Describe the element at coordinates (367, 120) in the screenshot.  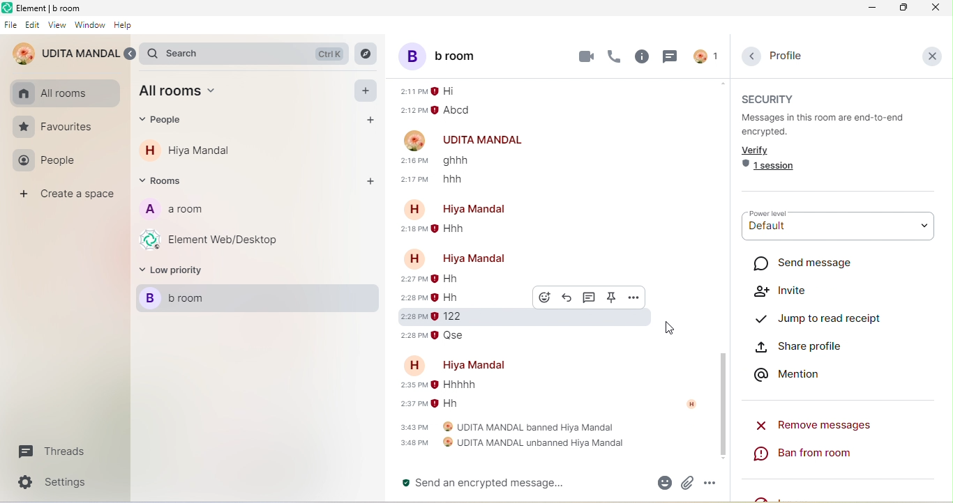
I see `add people` at that location.